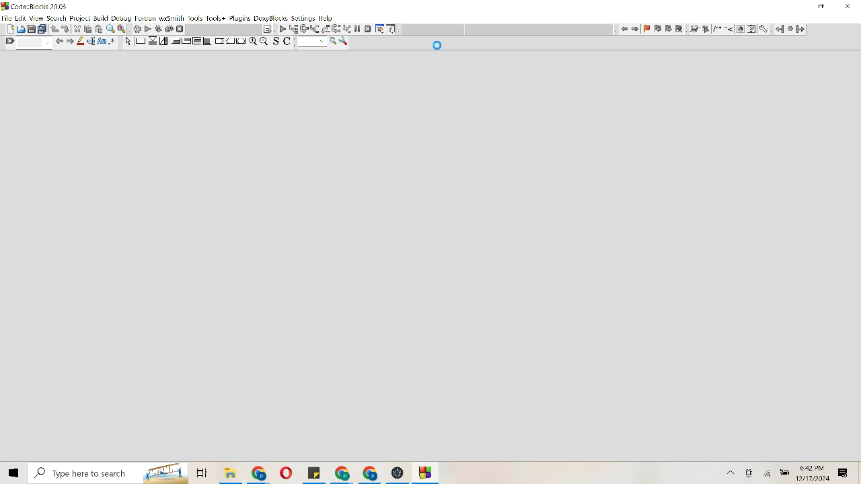 The image size is (861, 484). Describe the element at coordinates (624, 28) in the screenshot. I see `Move left` at that location.